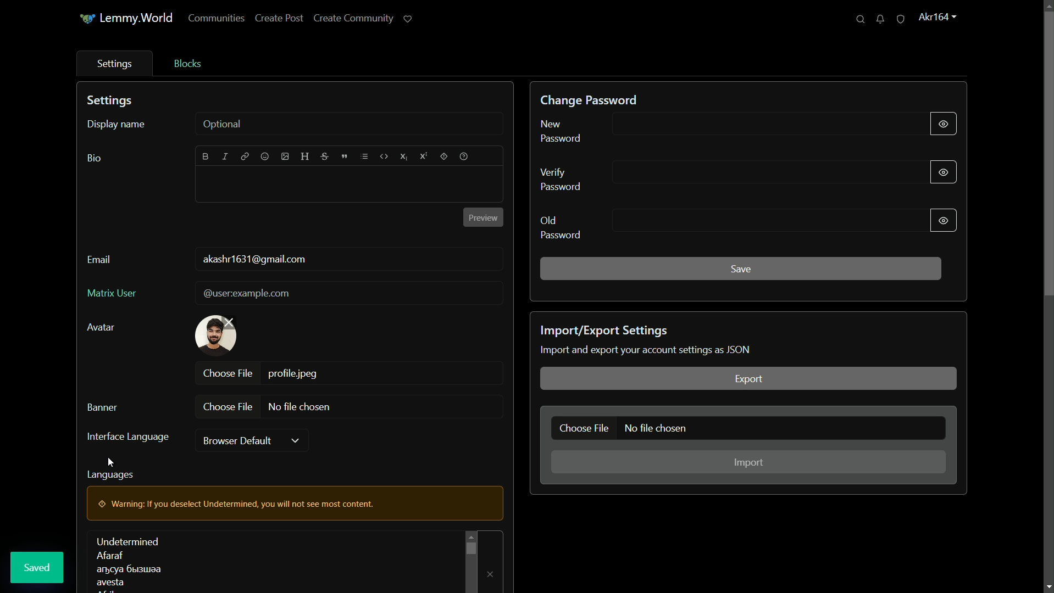 Image resolution: width=1054 pixels, height=593 pixels. I want to click on icon, so click(85, 20).